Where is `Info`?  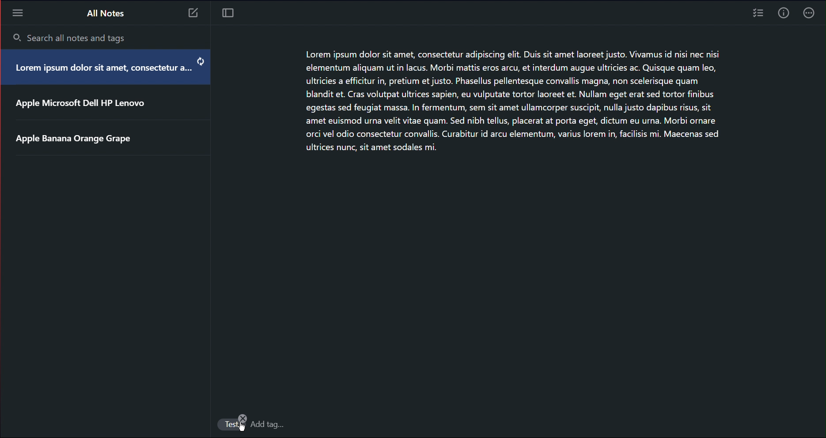 Info is located at coordinates (783, 15).